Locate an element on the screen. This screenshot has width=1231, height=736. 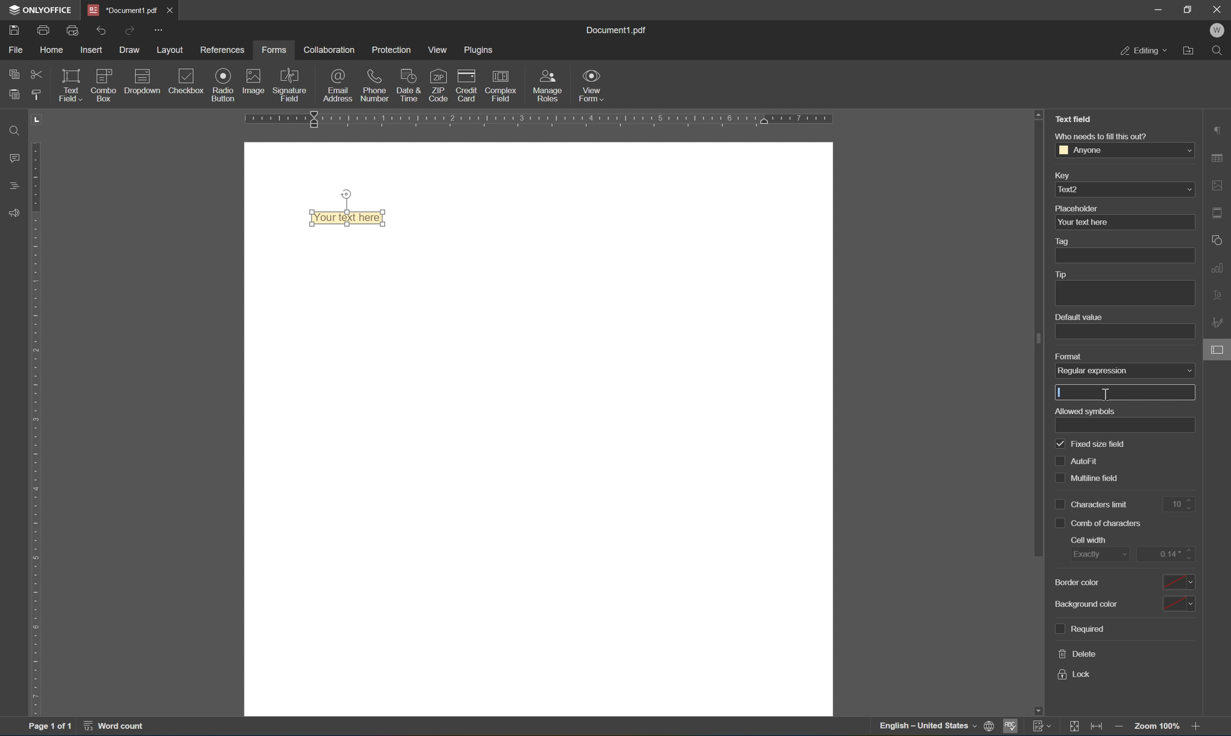
image is located at coordinates (256, 82).